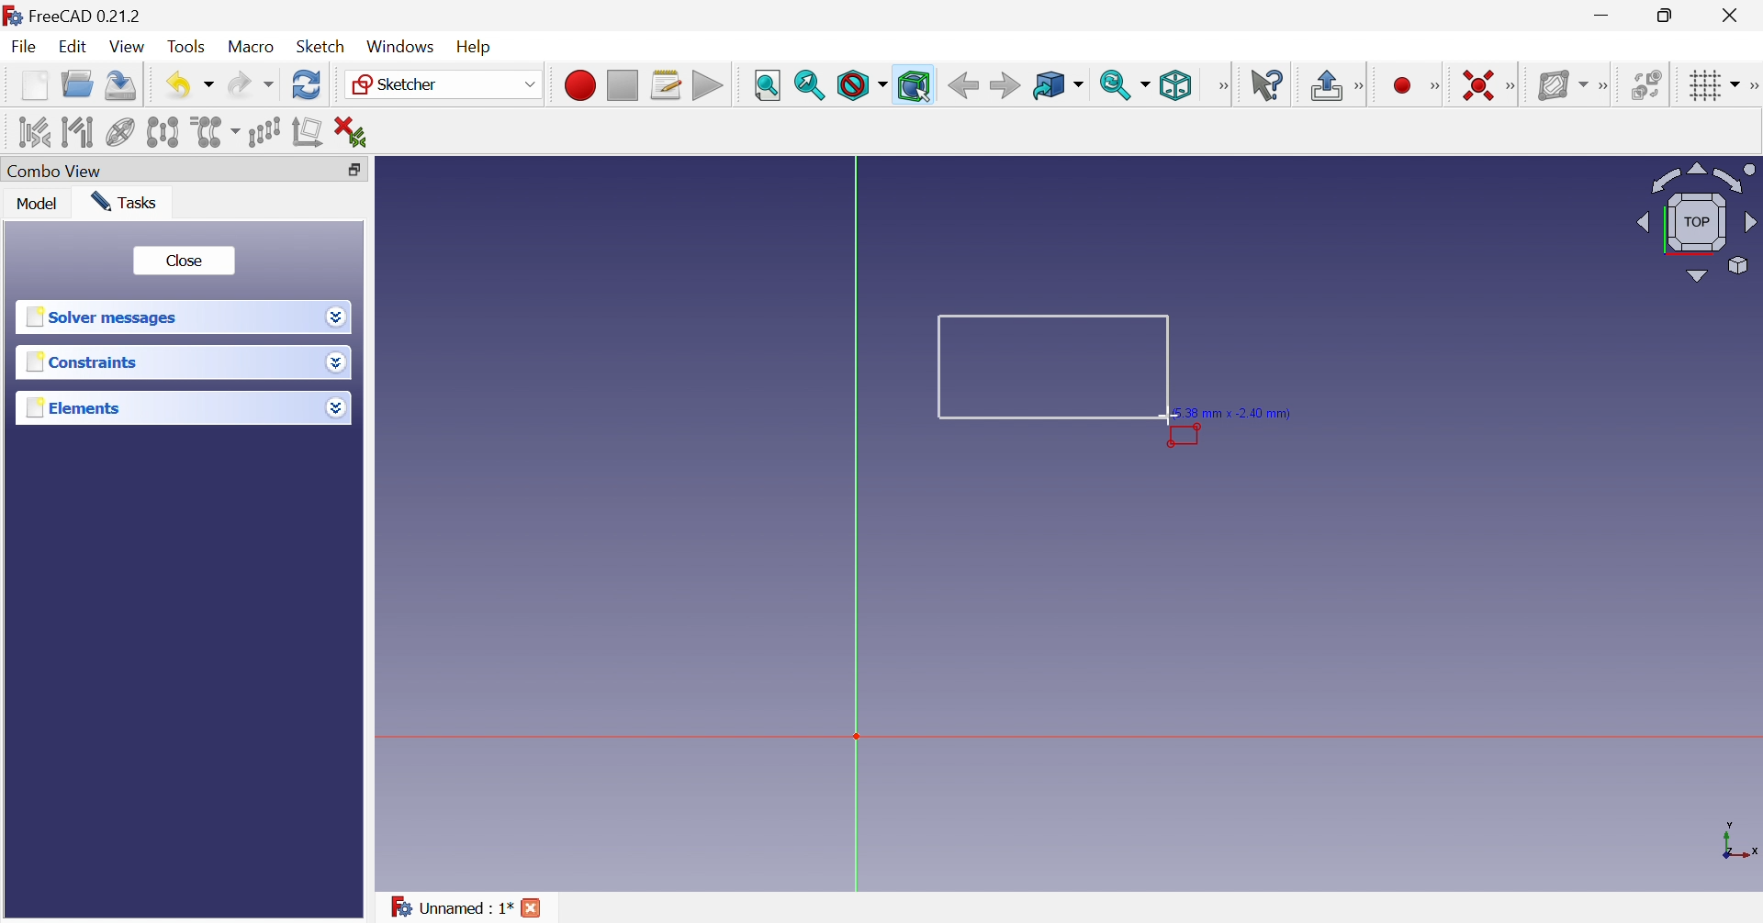 This screenshot has height=923, width=1763. What do you see at coordinates (336, 362) in the screenshot?
I see `Drop down` at bounding box center [336, 362].